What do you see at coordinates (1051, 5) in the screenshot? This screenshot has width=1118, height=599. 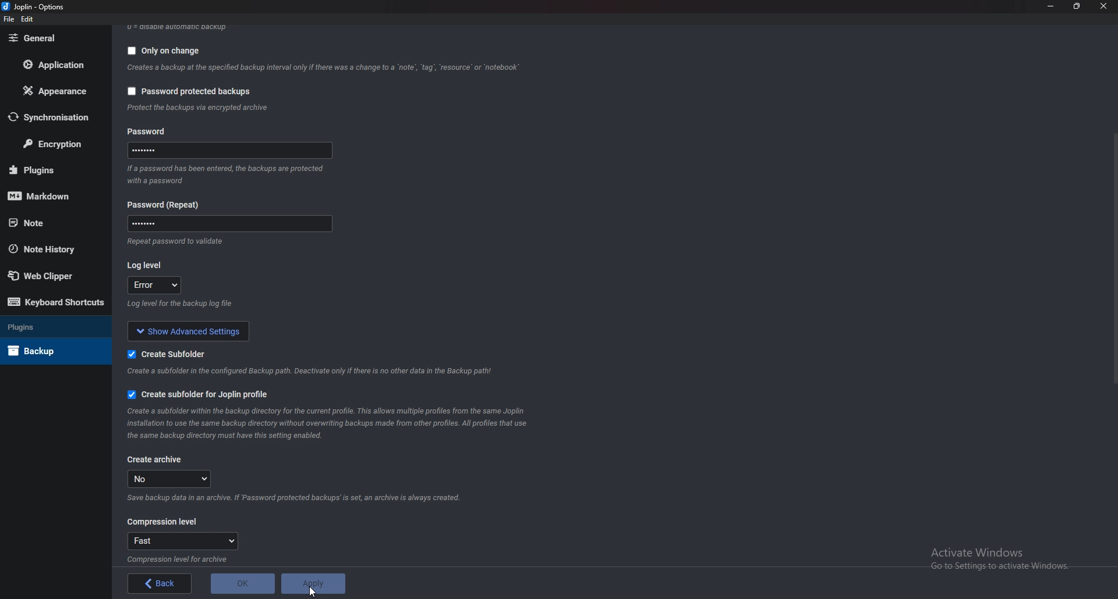 I see `Minimize` at bounding box center [1051, 5].